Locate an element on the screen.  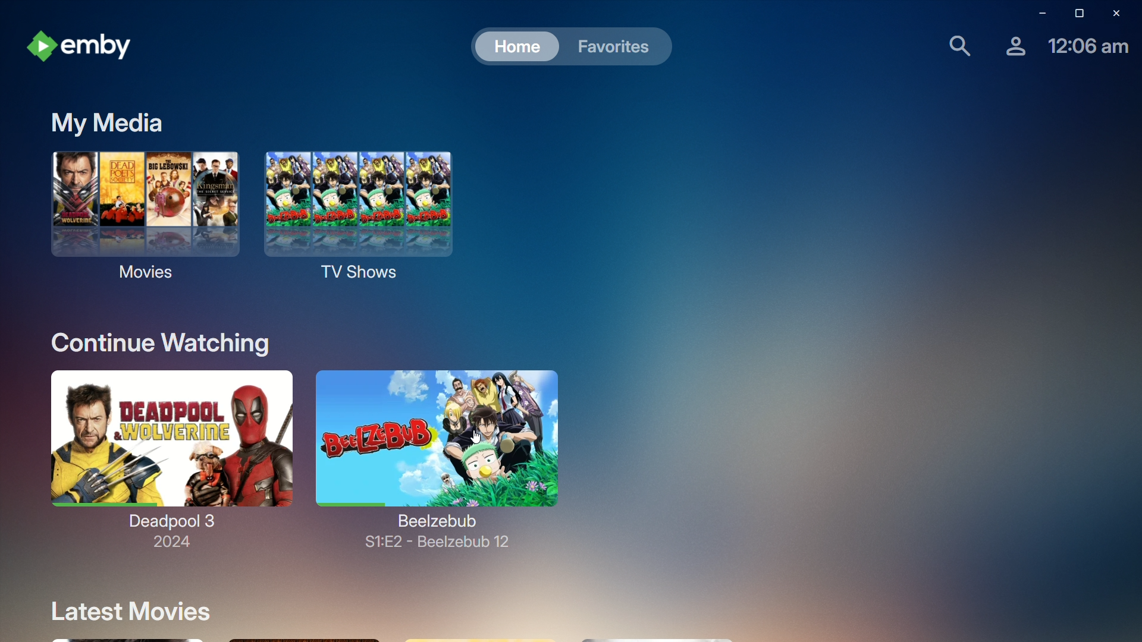
2024 is located at coordinates (170, 542).